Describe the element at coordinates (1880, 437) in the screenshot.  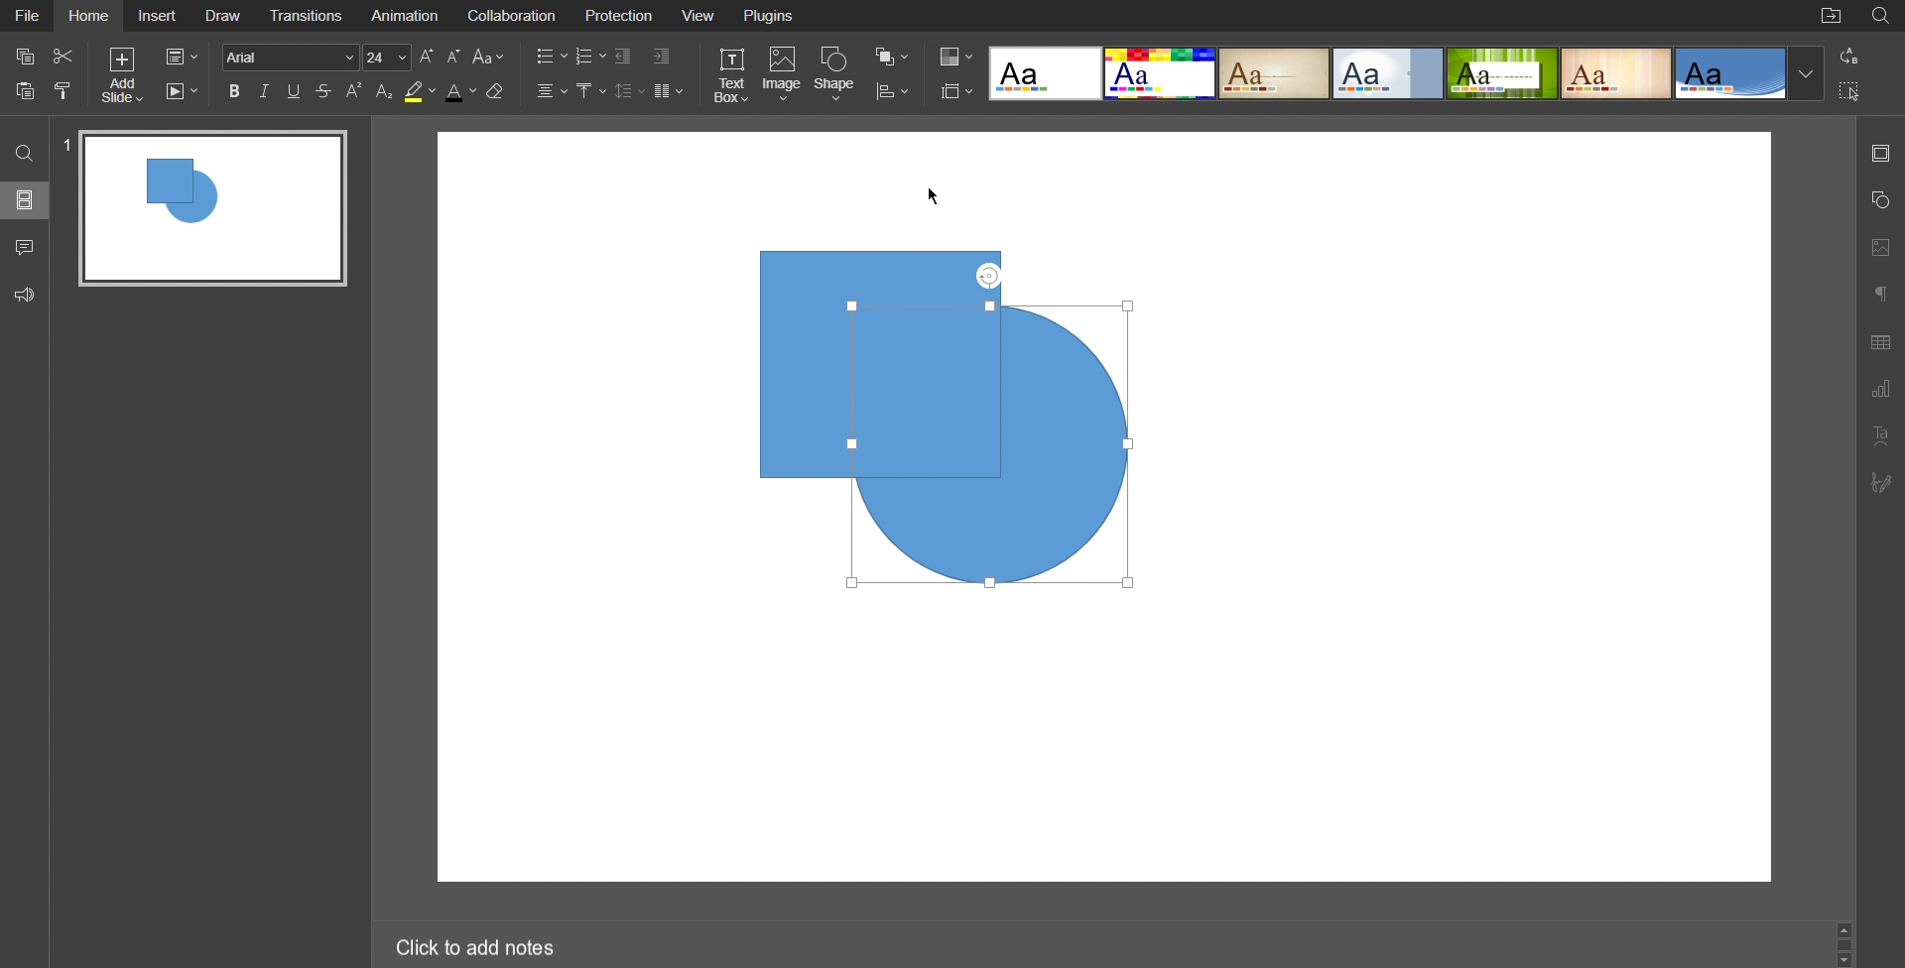
I see `Text Art` at that location.